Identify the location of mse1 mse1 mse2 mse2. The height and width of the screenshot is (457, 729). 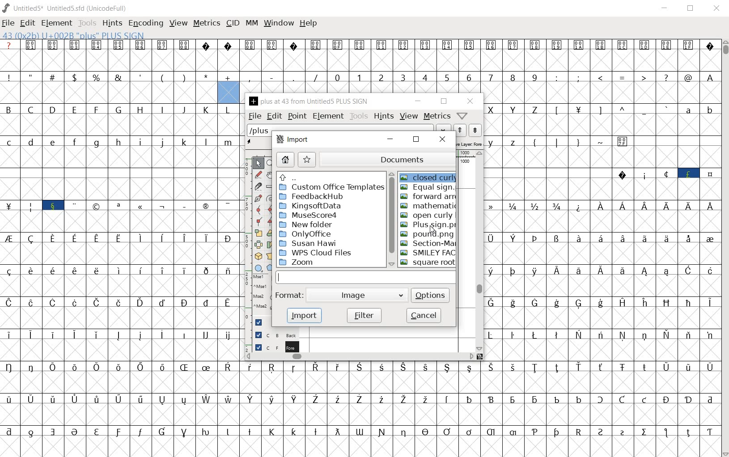
(261, 292).